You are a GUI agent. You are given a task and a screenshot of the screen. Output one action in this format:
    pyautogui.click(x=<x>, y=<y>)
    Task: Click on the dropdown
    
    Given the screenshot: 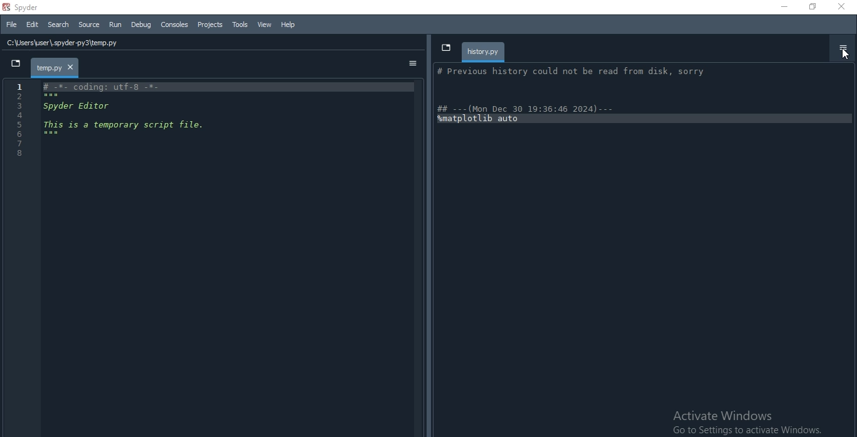 What is the action you would take?
    pyautogui.click(x=13, y=63)
    